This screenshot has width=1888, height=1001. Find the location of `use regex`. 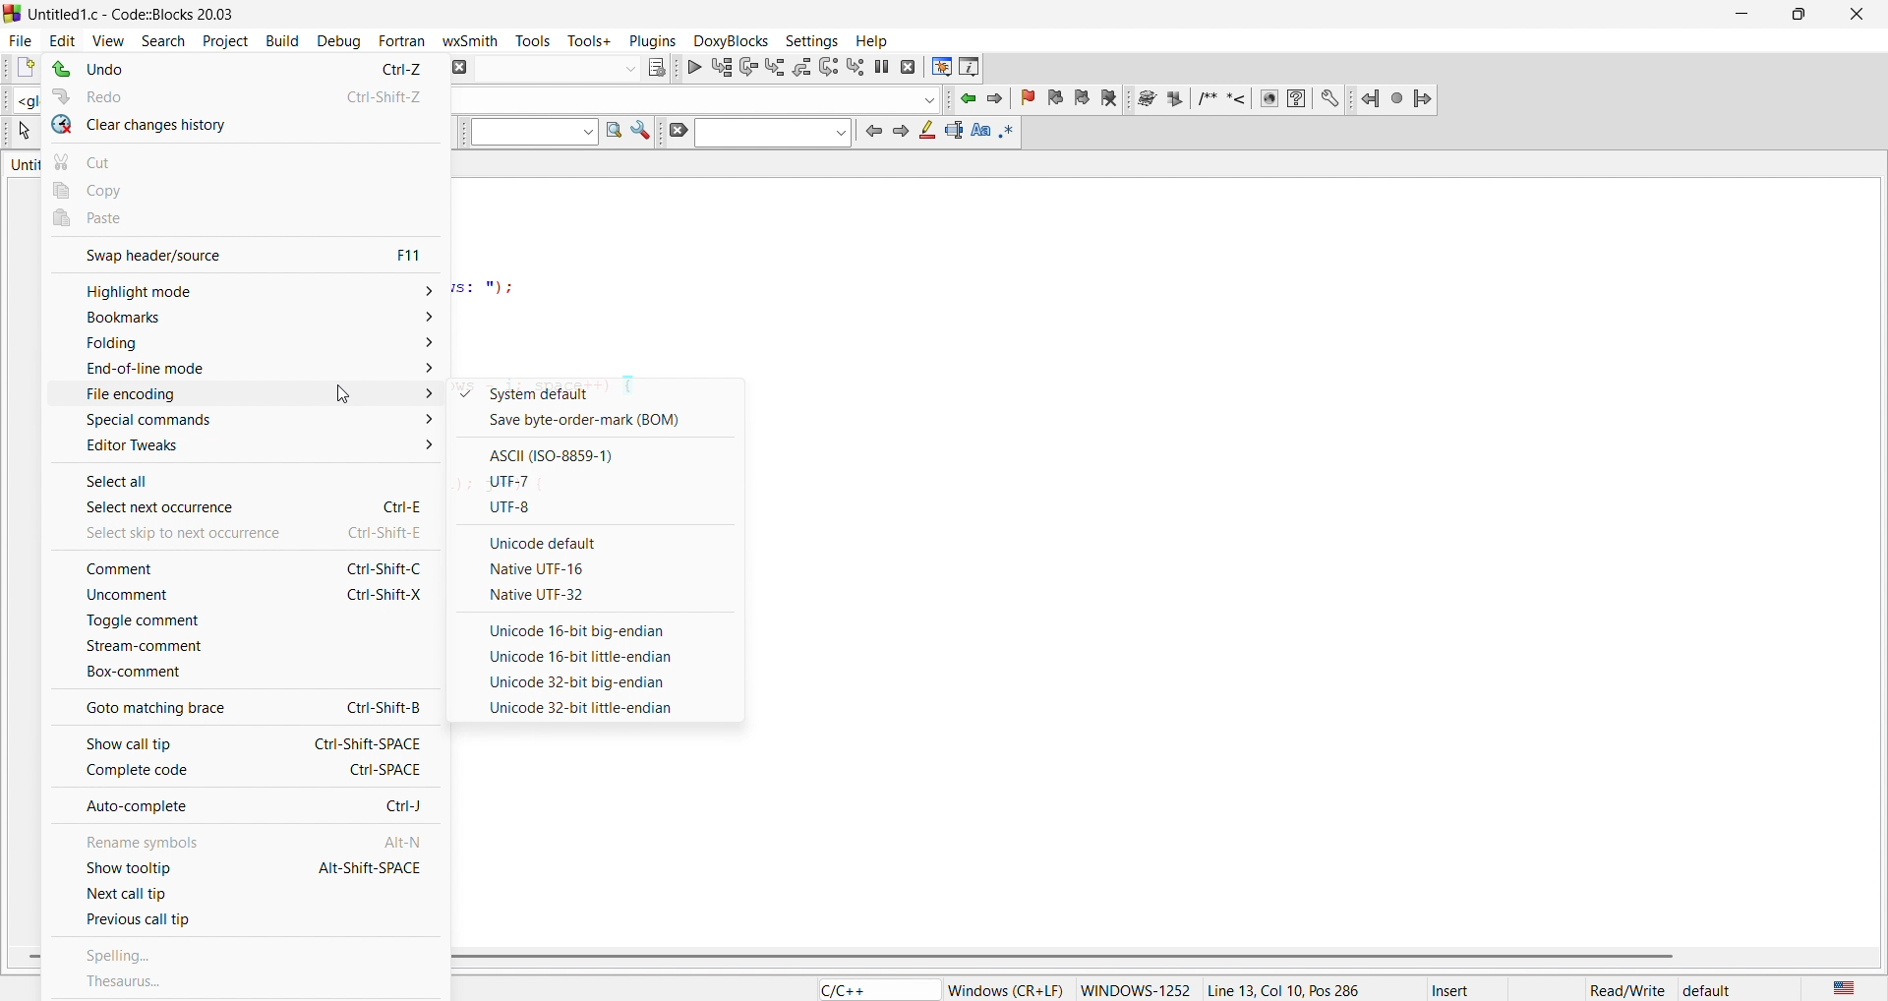

use regex is located at coordinates (1010, 133).